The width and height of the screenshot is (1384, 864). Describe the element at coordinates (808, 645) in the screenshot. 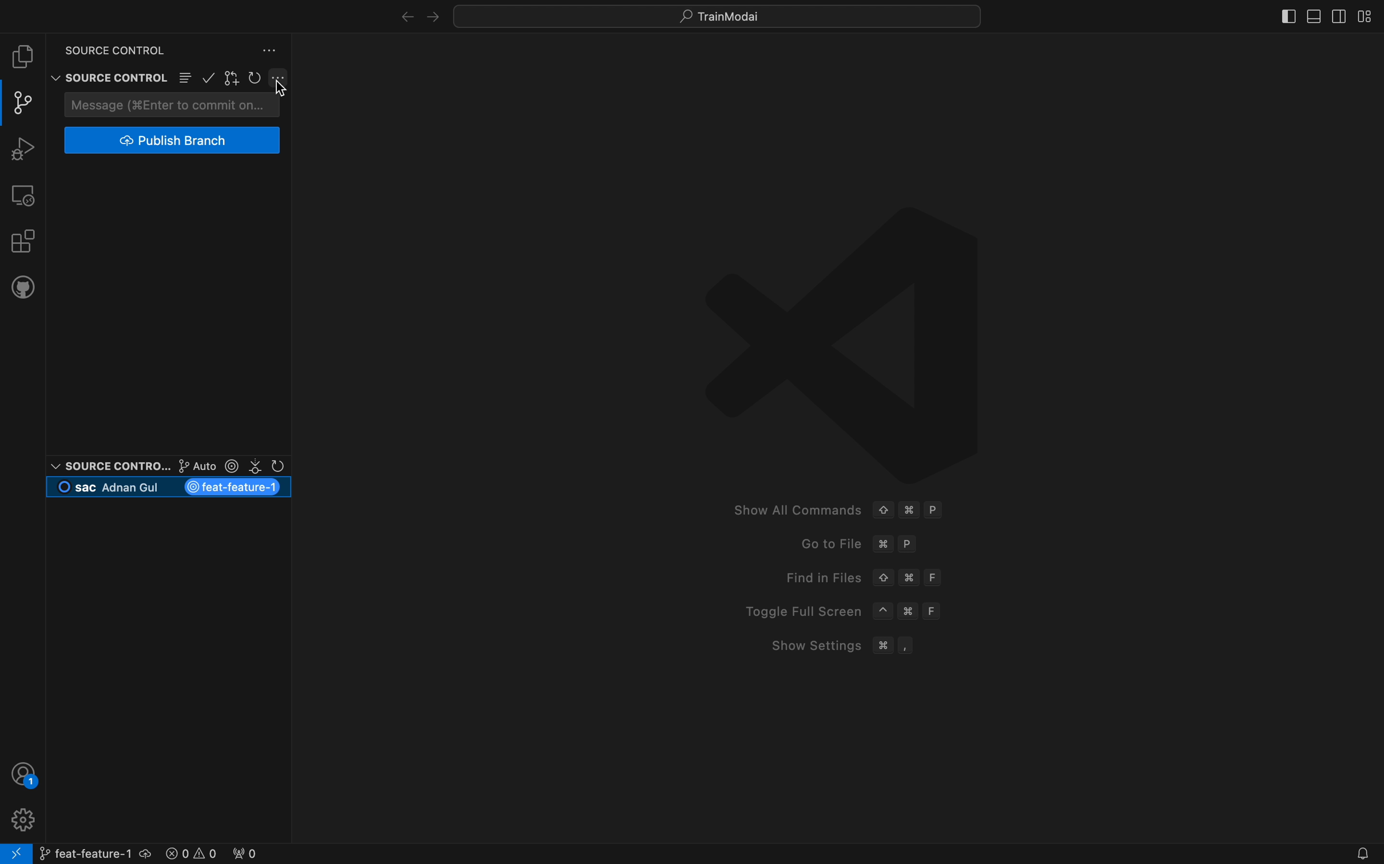

I see `Show Settings` at that location.